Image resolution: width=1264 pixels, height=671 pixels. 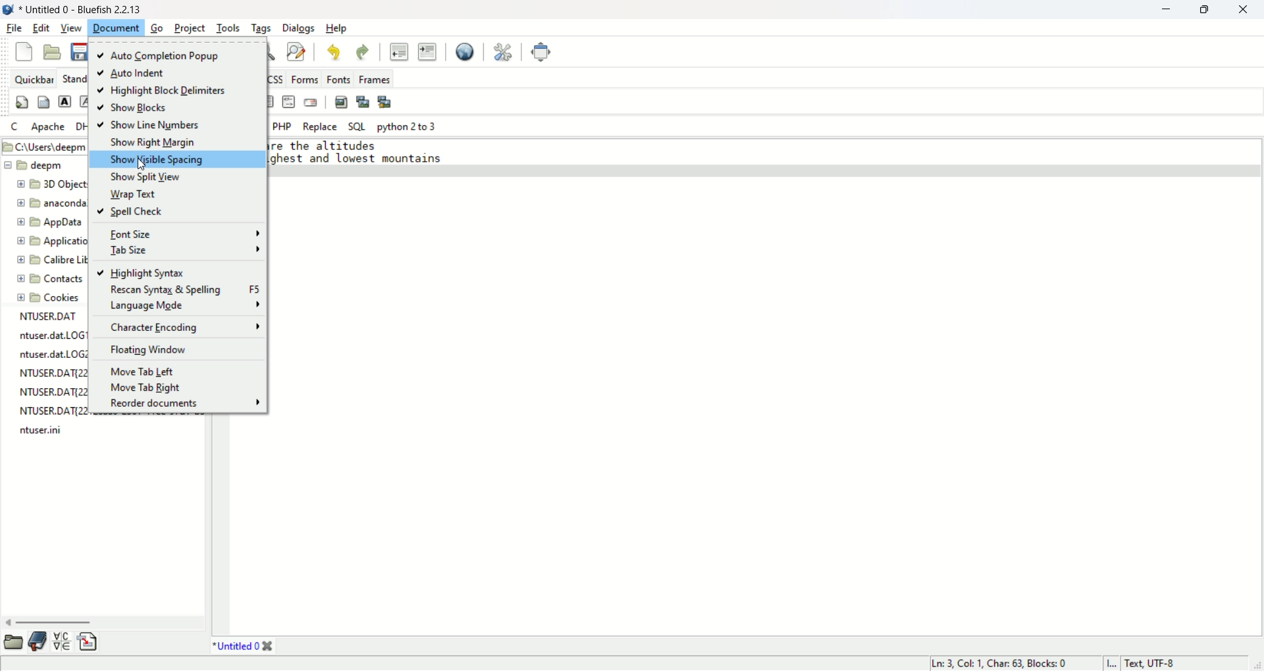 I want to click on Cursor on Show Mobile Spacing, so click(x=146, y=163).